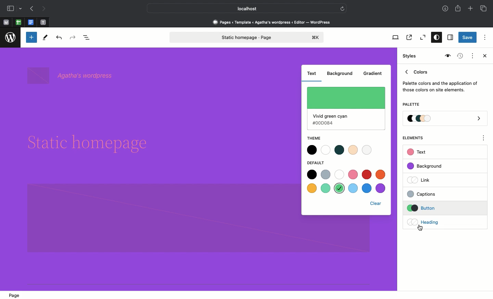 The height and width of the screenshot is (299, 493). I want to click on Link, so click(421, 180).